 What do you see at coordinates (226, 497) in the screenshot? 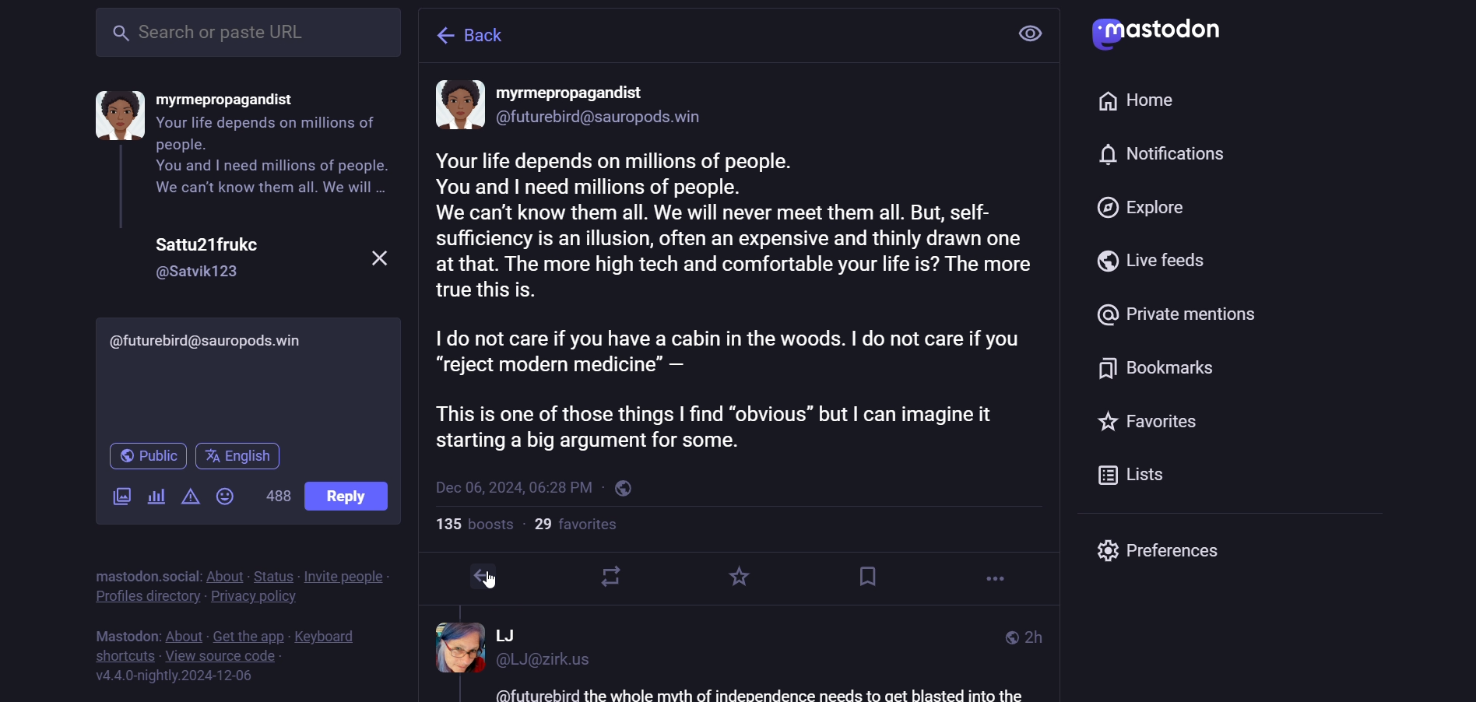
I see `emoji` at bounding box center [226, 497].